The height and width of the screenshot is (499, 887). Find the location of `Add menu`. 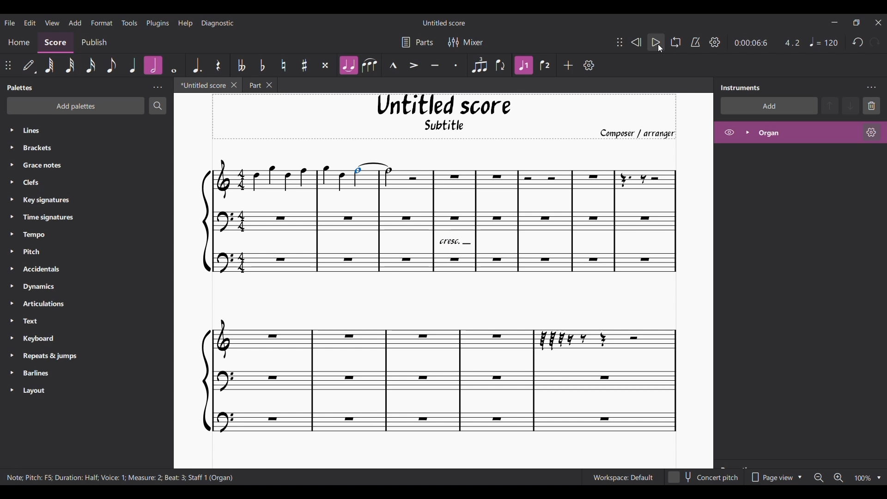

Add menu is located at coordinates (75, 23).